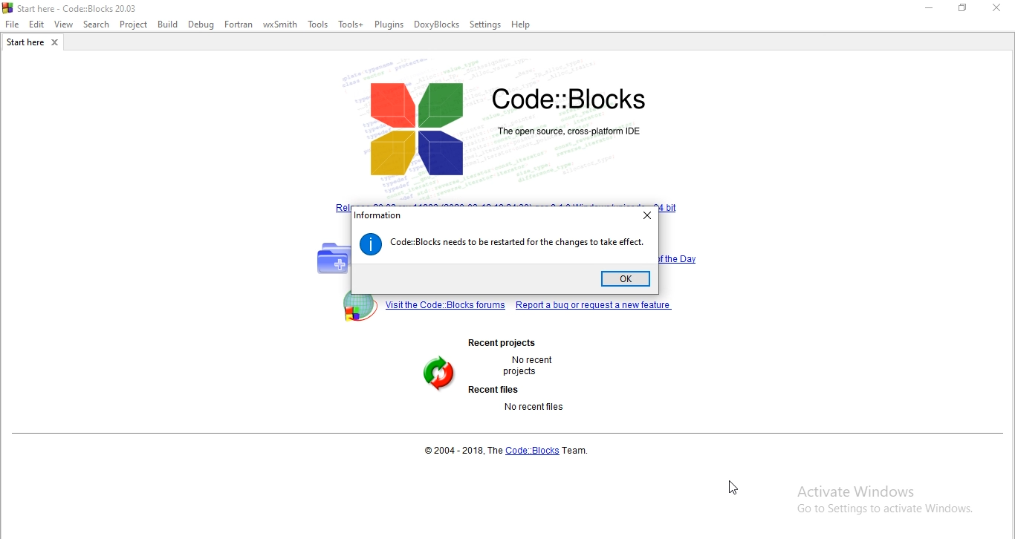 This screenshot has width=1015, height=539. I want to click on Visitthe CodeBlocks forums, so click(443, 305).